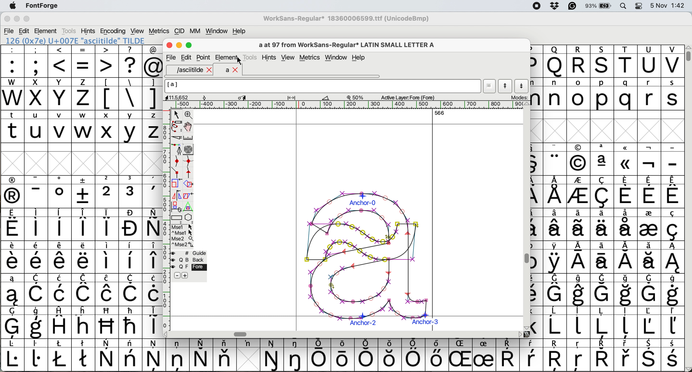  Describe the element at coordinates (407, 97) in the screenshot. I see `active layer` at that location.